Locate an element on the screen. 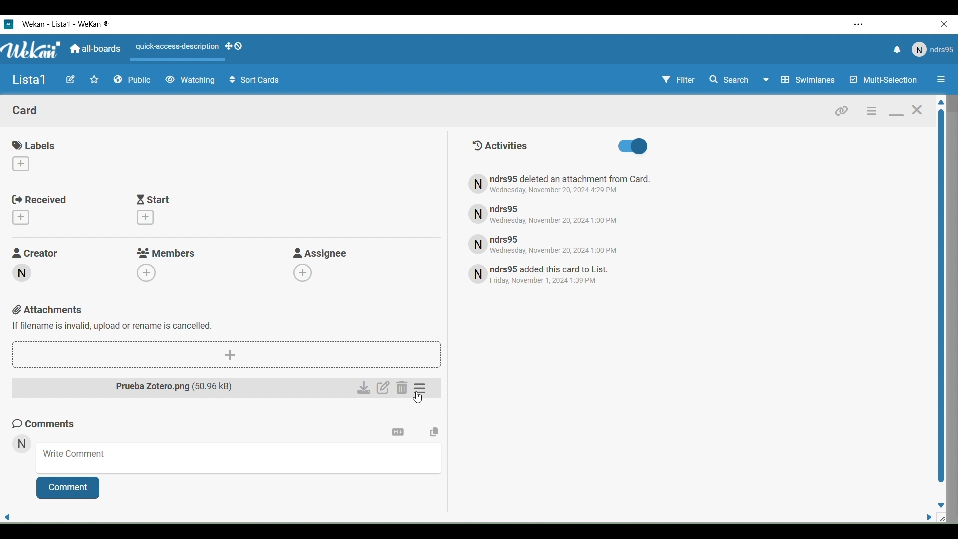 The width and height of the screenshot is (958, 539). Vertical slide bar is located at coordinates (940, 291).